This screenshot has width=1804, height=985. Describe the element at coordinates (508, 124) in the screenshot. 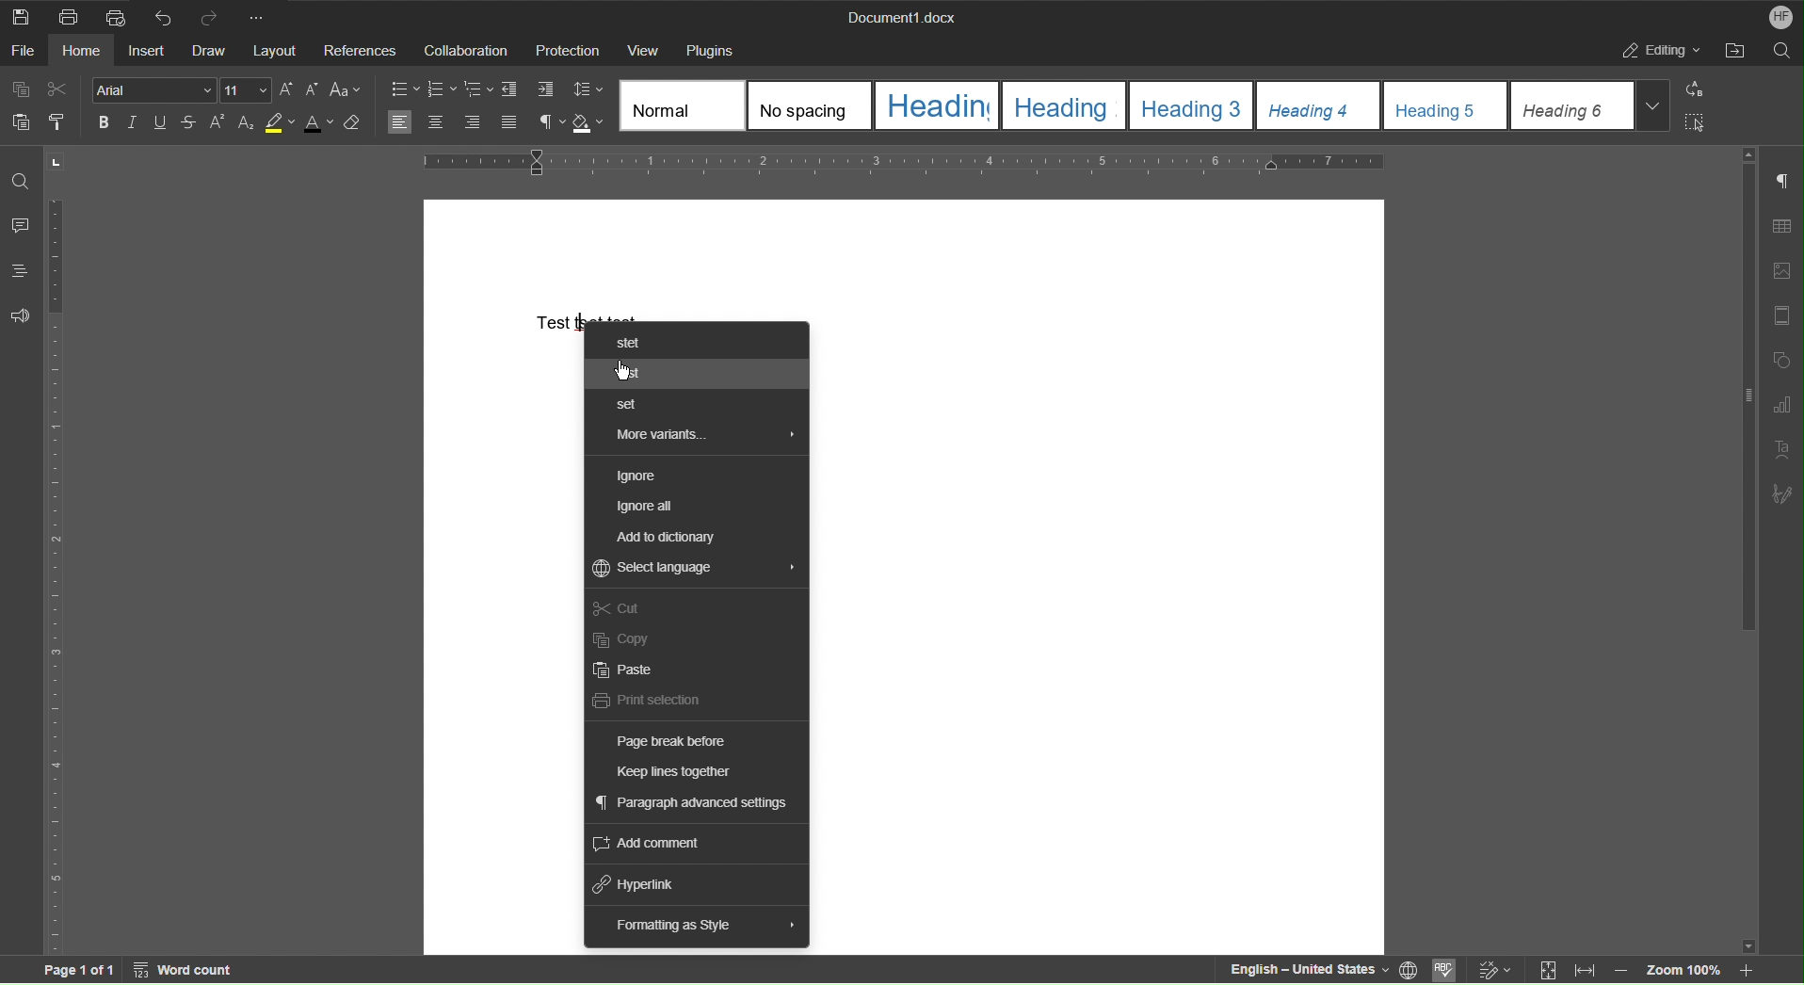

I see `Justify` at that location.